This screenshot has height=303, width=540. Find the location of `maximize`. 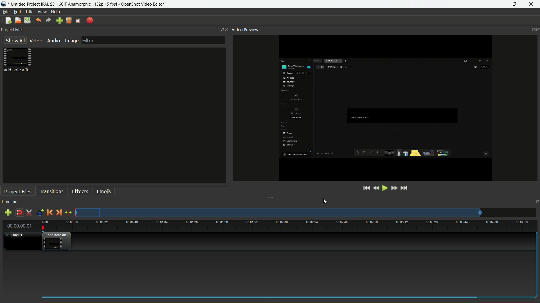

maximize is located at coordinates (515, 4).